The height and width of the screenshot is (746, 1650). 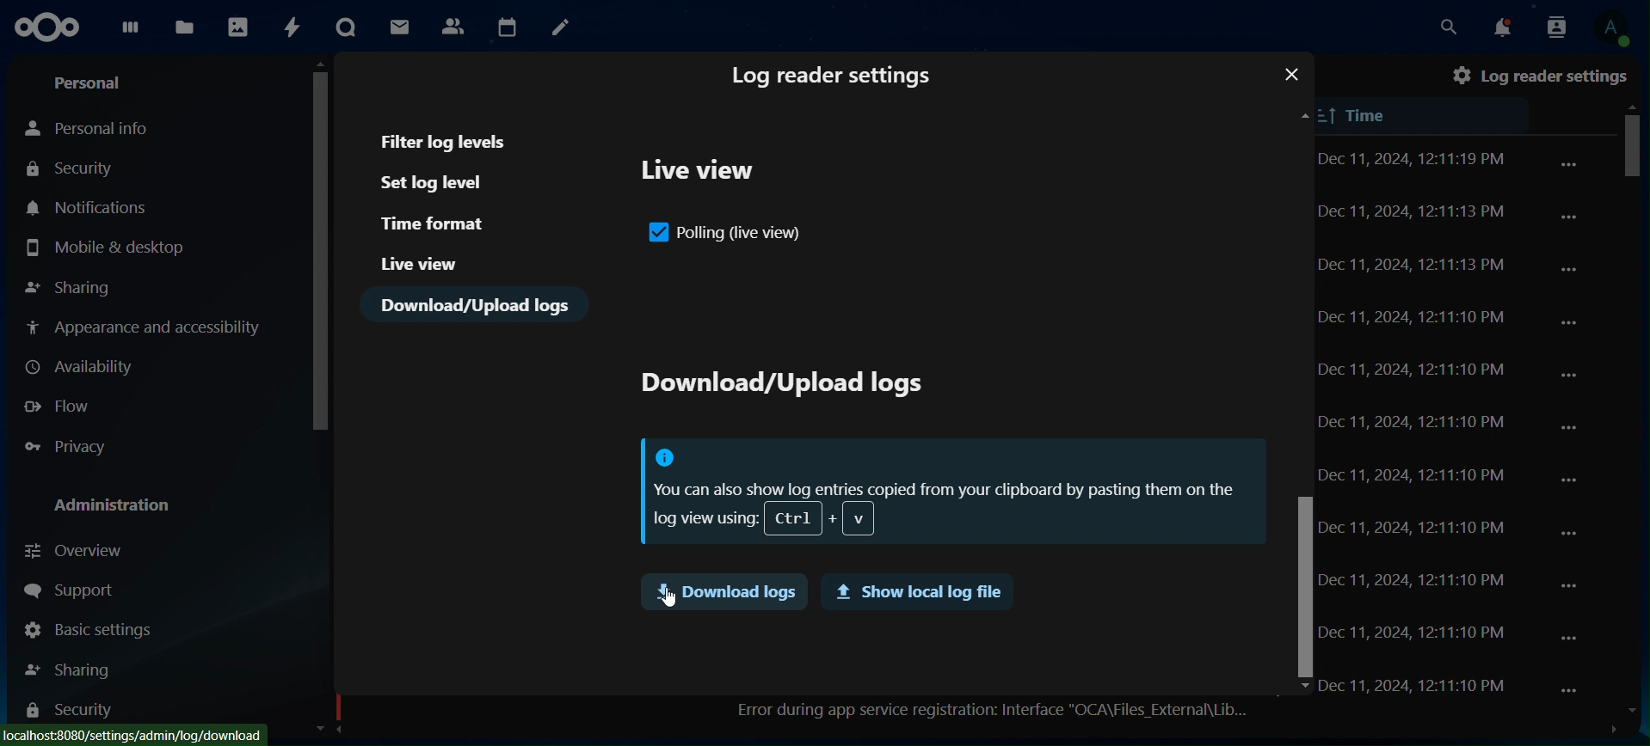 I want to click on icon, so click(x=51, y=28).